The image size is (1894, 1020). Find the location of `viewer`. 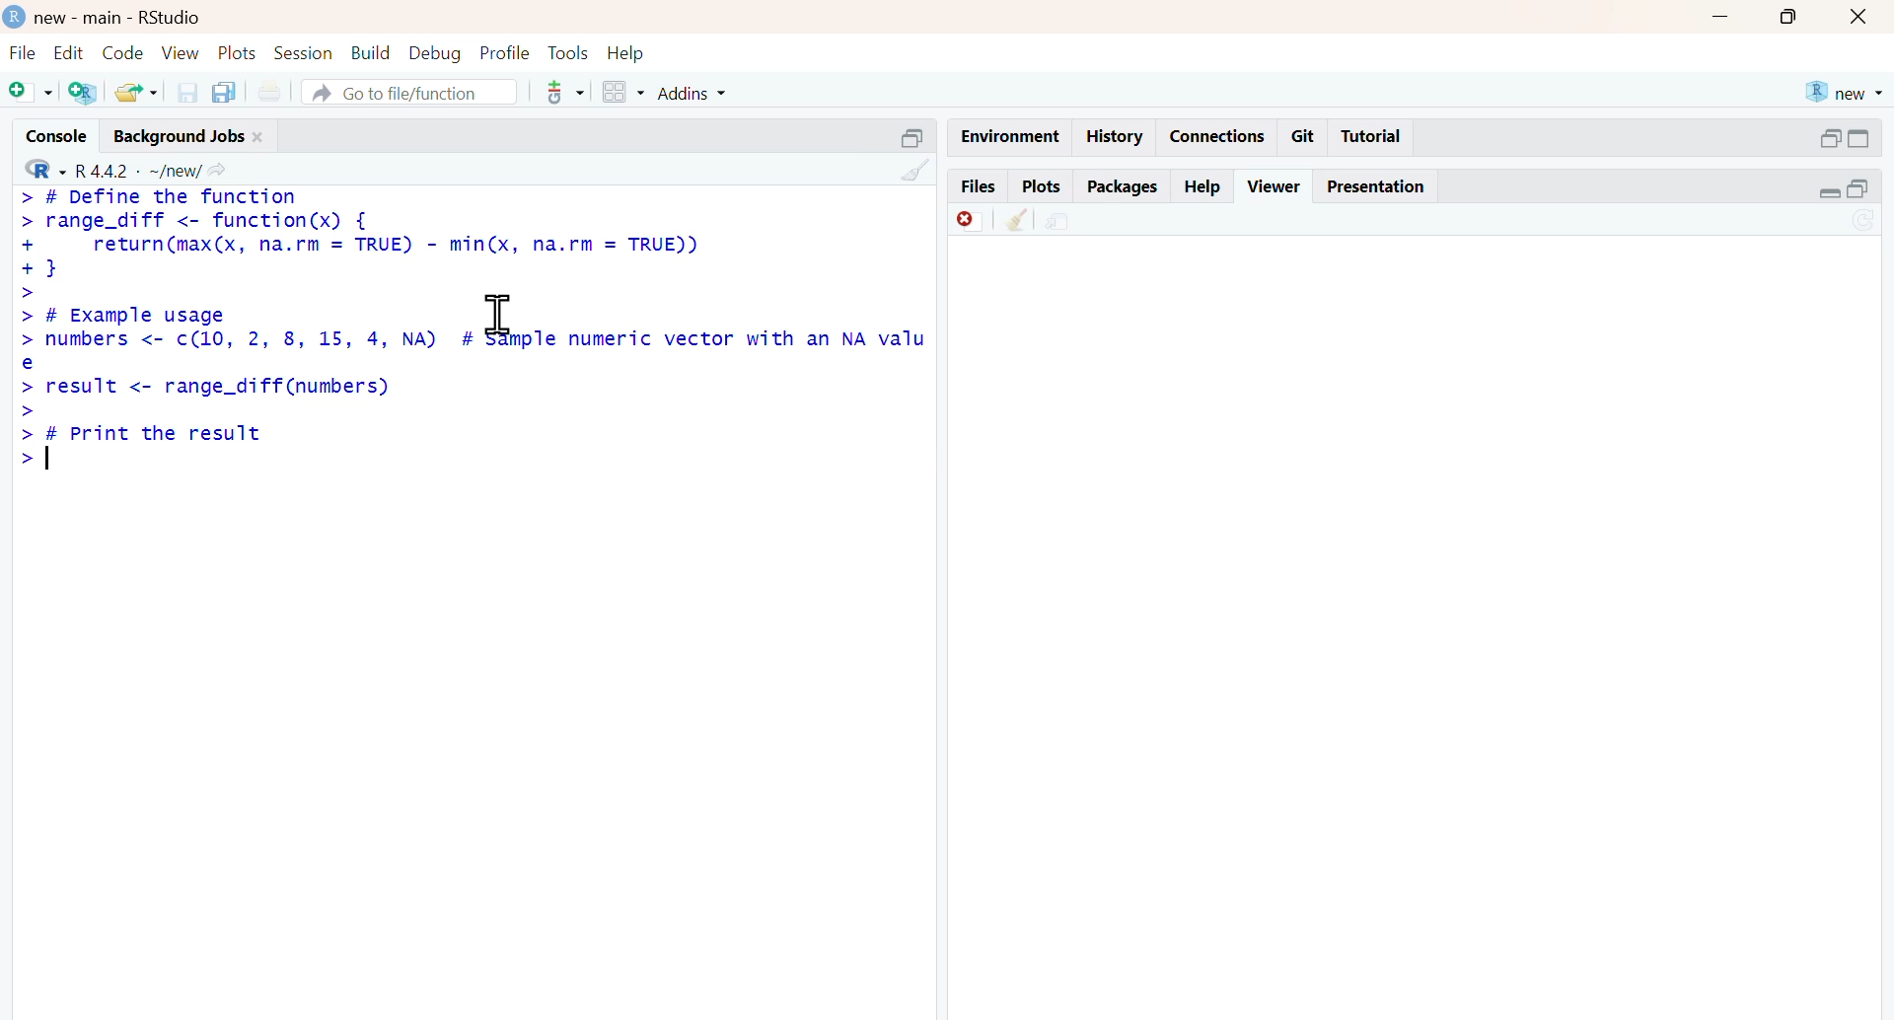

viewer is located at coordinates (1275, 185).